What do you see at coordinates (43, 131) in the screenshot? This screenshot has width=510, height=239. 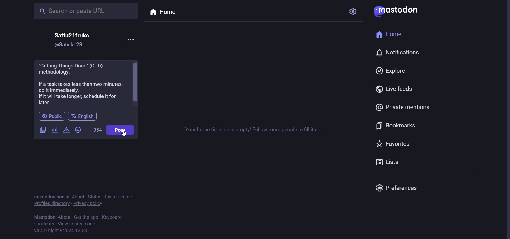 I see `images/videos` at bounding box center [43, 131].